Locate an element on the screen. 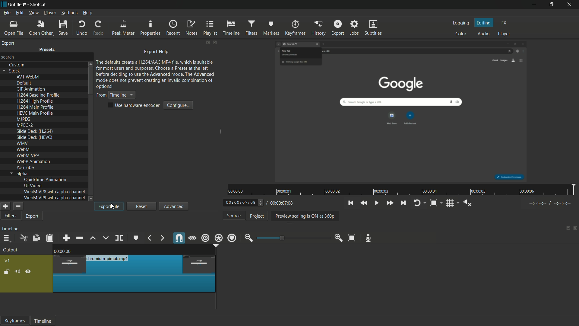 This screenshot has height=326, width=579. webm vp9 with alpha channel is located at coordinates (53, 198).